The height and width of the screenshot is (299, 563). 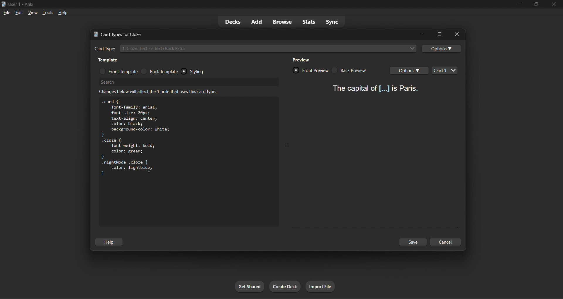 What do you see at coordinates (33, 12) in the screenshot?
I see `view` at bounding box center [33, 12].